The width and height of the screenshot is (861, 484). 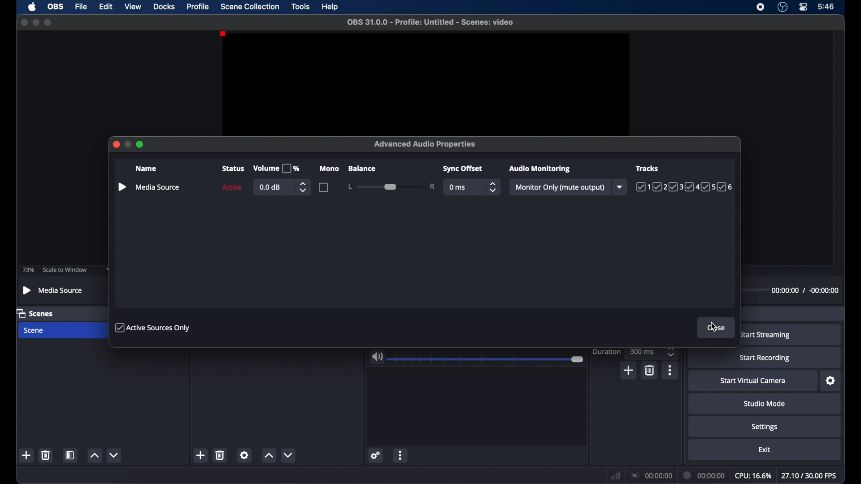 I want to click on 300 ms, so click(x=643, y=351).